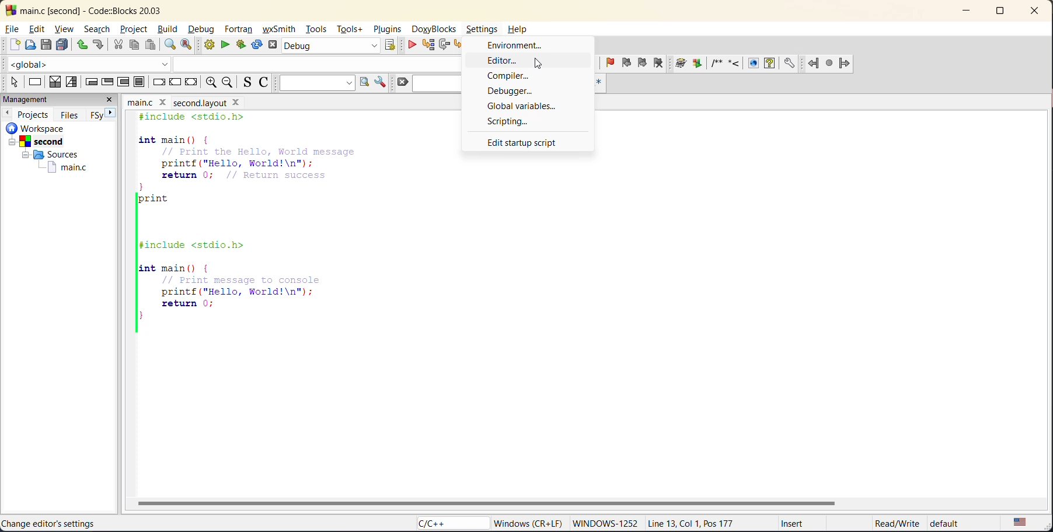 This screenshot has height=532, width=1053. Describe the element at coordinates (488, 502) in the screenshot. I see `horizontal scroll bar` at that location.